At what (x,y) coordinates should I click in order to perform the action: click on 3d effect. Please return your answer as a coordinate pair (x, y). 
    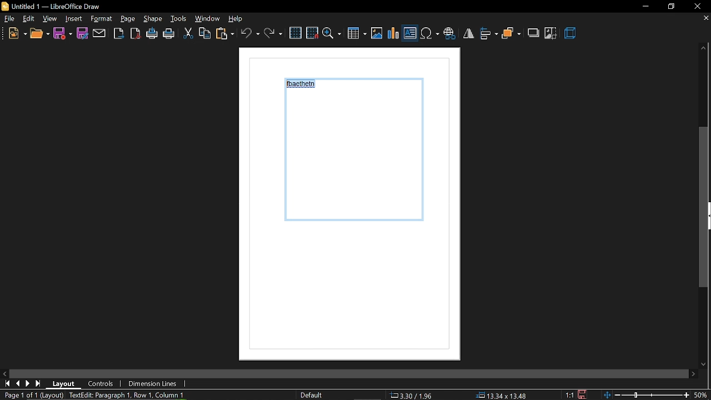
    Looking at the image, I should click on (571, 34).